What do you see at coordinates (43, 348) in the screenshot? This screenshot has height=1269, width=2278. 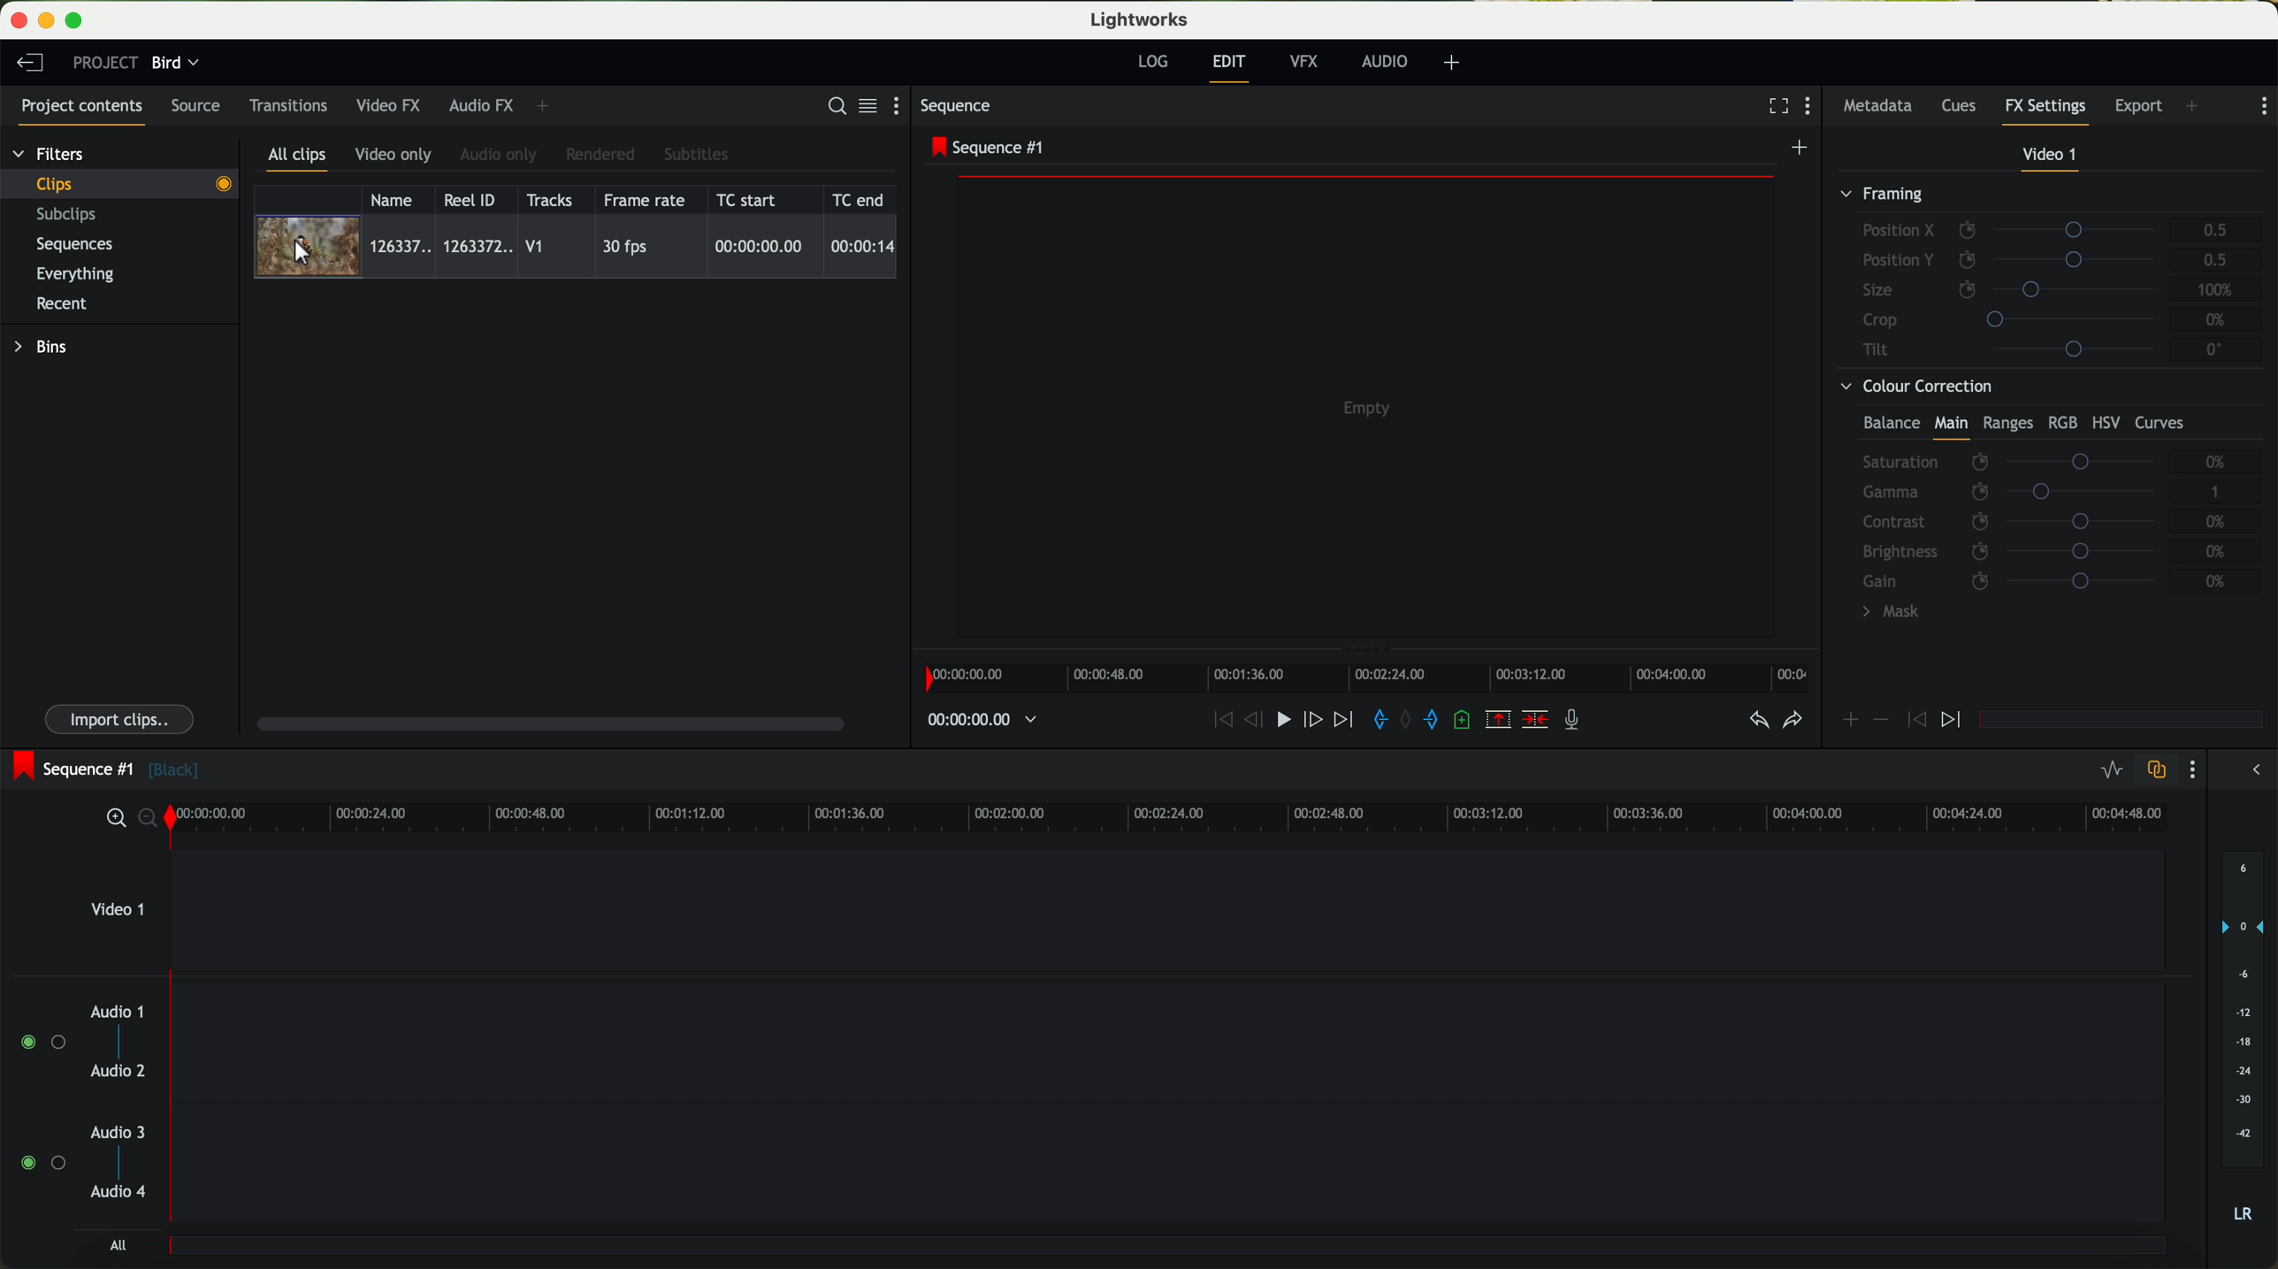 I see `bins` at bounding box center [43, 348].